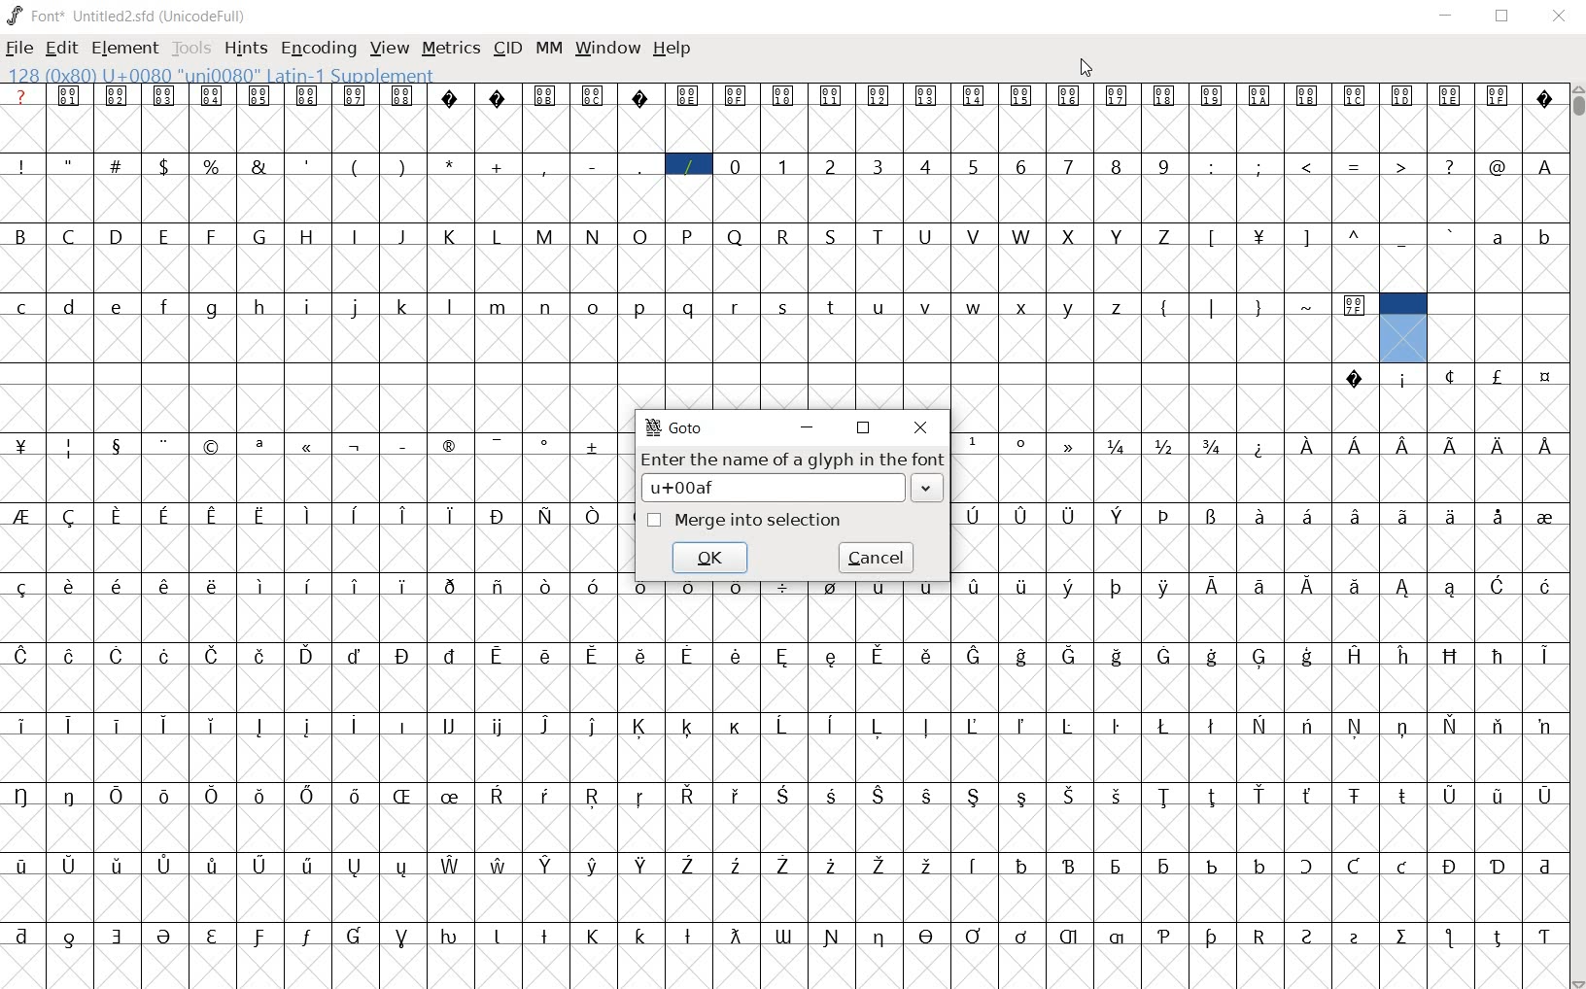 The image size is (1586, 989). What do you see at coordinates (1499, 654) in the screenshot?
I see `Symbol` at bounding box center [1499, 654].